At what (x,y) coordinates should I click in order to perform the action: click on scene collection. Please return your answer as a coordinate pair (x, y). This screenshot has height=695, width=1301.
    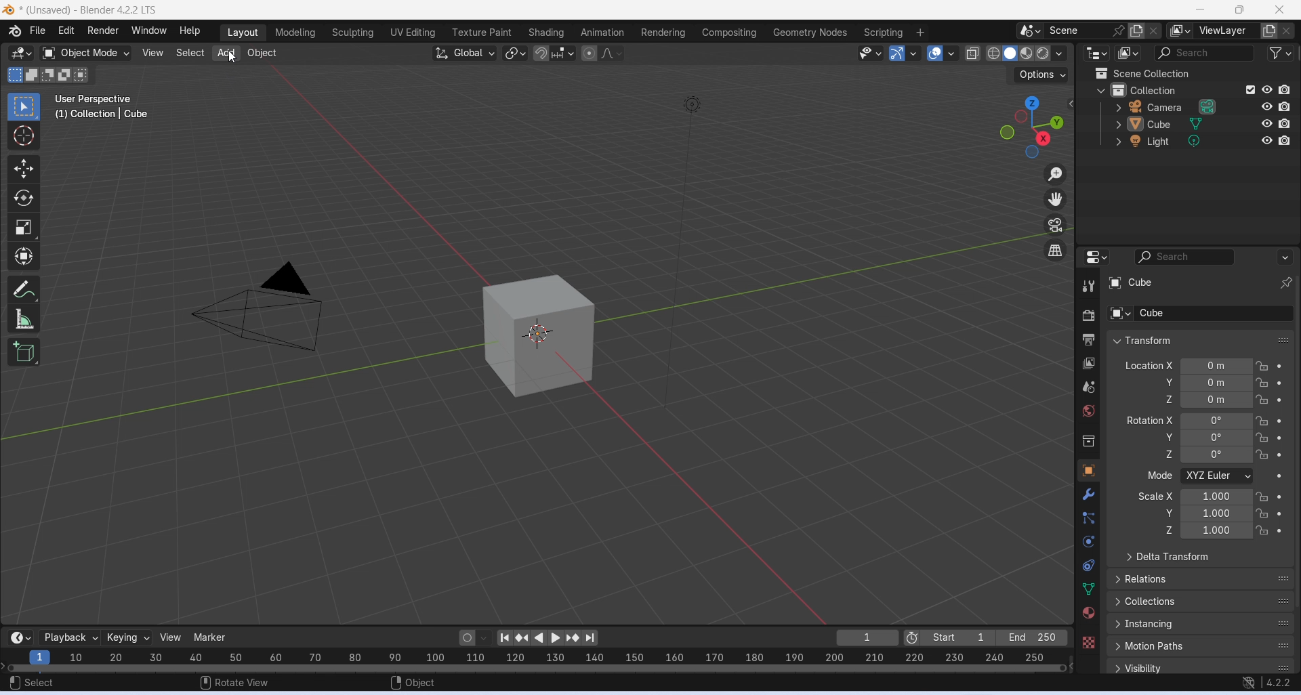
    Looking at the image, I should click on (1173, 73).